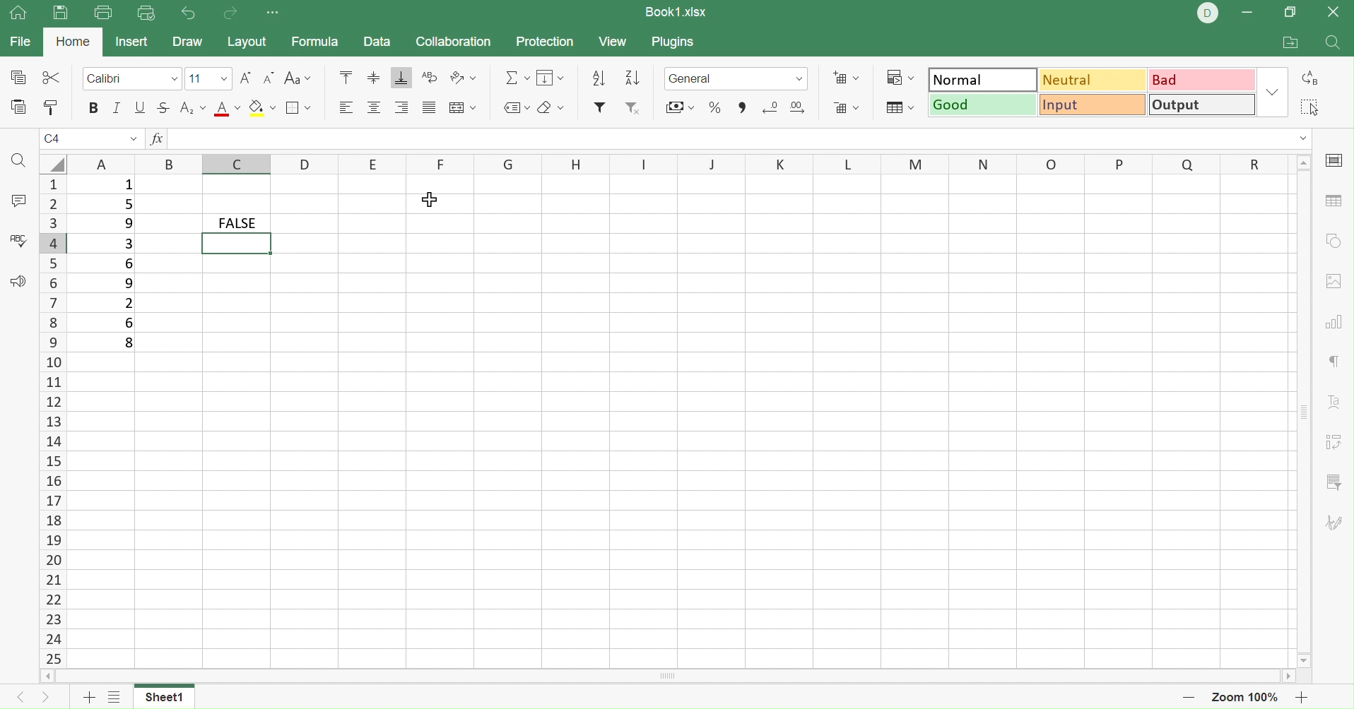 The image size is (1354, 709). What do you see at coordinates (1314, 76) in the screenshot?
I see `Replace` at bounding box center [1314, 76].